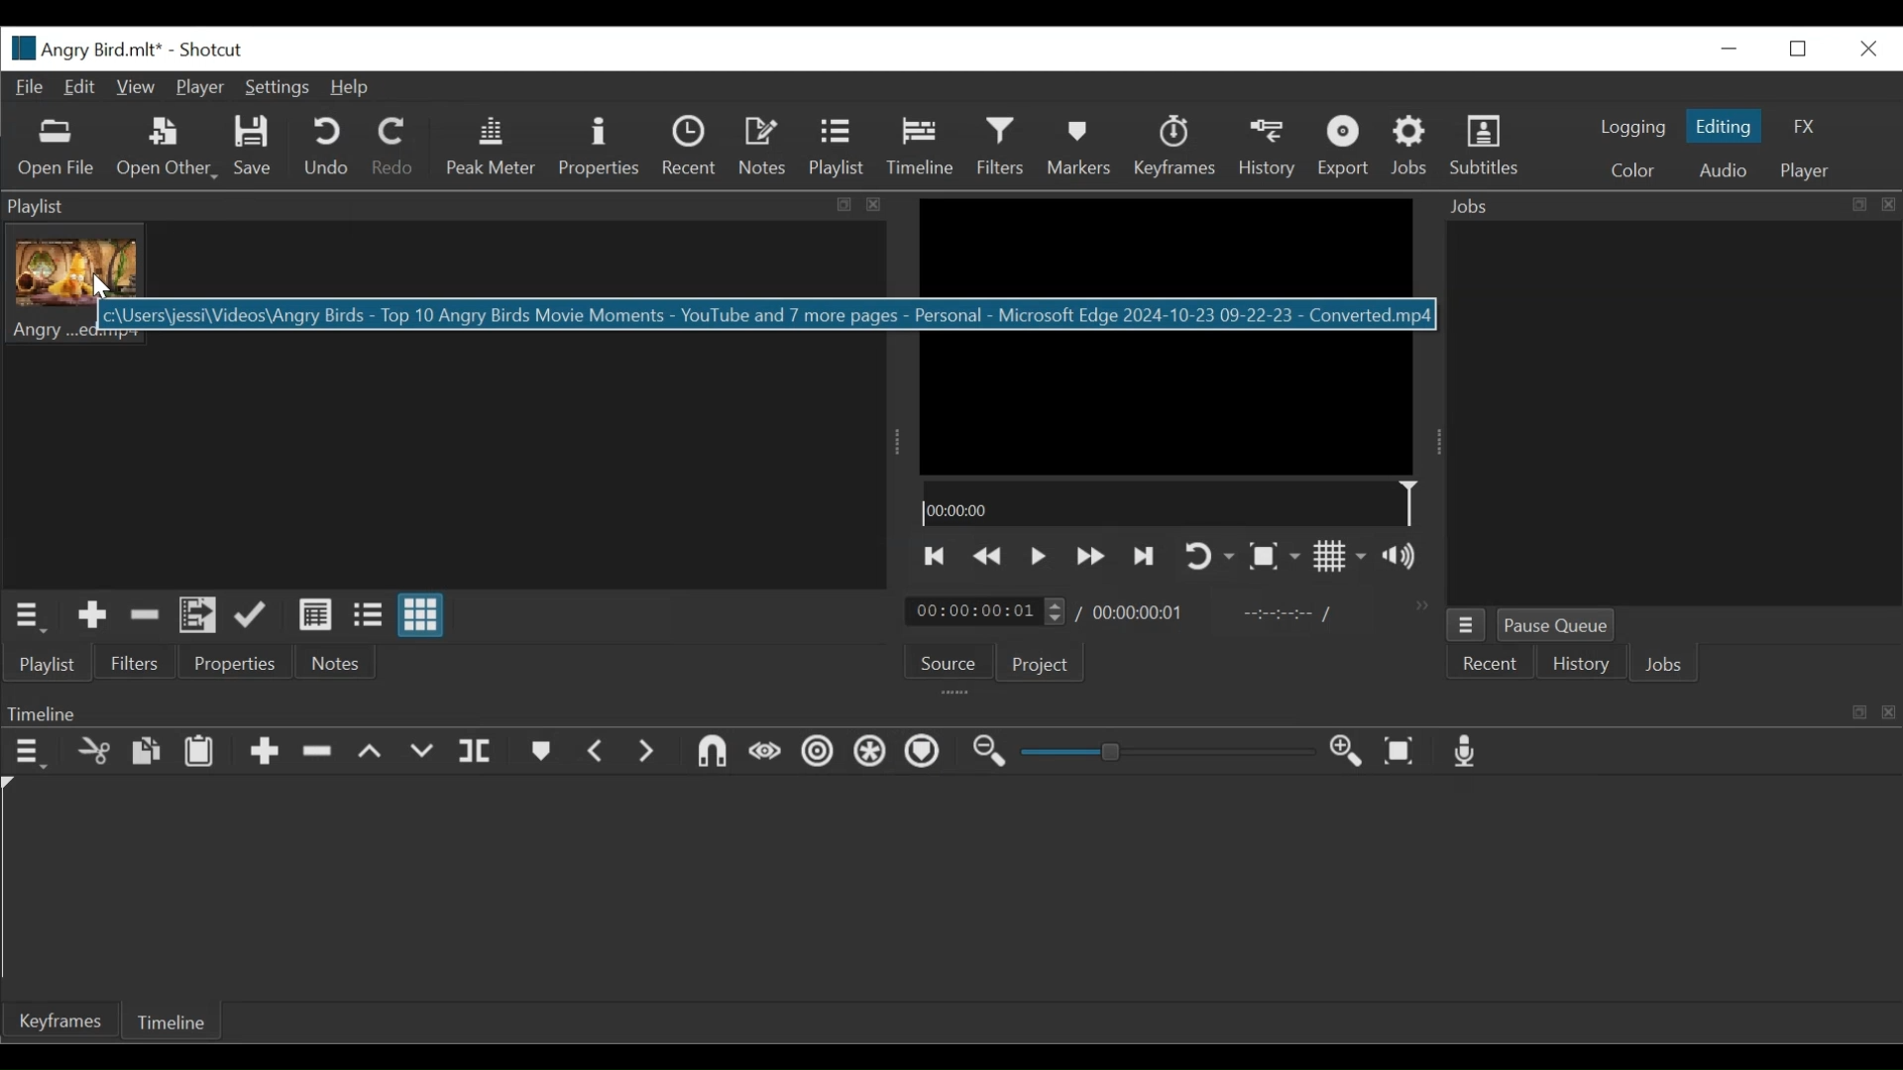 Image resolution: width=1903 pixels, height=1070 pixels. What do you see at coordinates (1341, 558) in the screenshot?
I see `Toggle grid display on player` at bounding box center [1341, 558].